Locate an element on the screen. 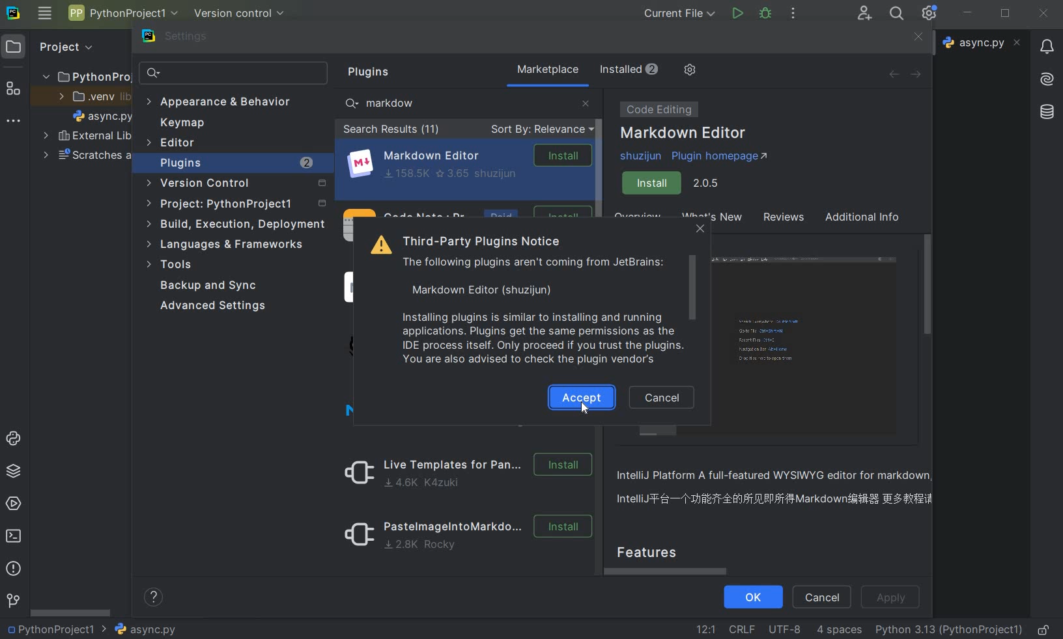 The image size is (1063, 639). Markdown Editor is located at coordinates (685, 134).